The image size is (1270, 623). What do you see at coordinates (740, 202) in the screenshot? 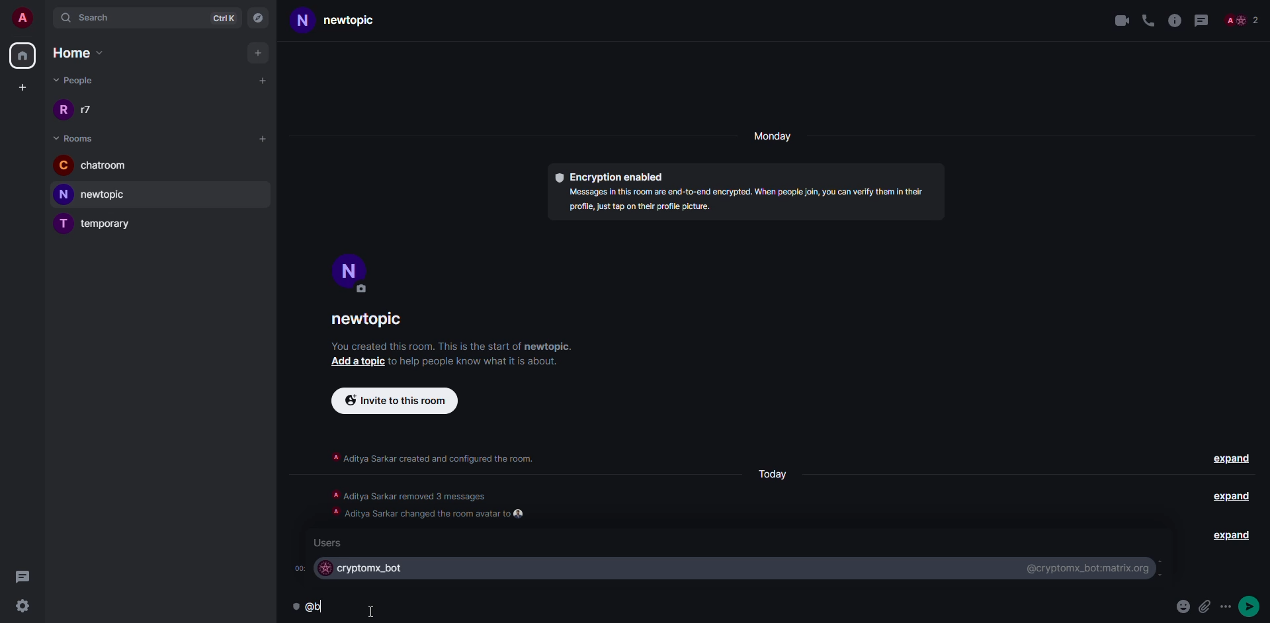
I see `Messages in this room are end-to-end encrypted. When people join, you can verify them In theirprofile, just tap on their profile picture.` at bounding box center [740, 202].